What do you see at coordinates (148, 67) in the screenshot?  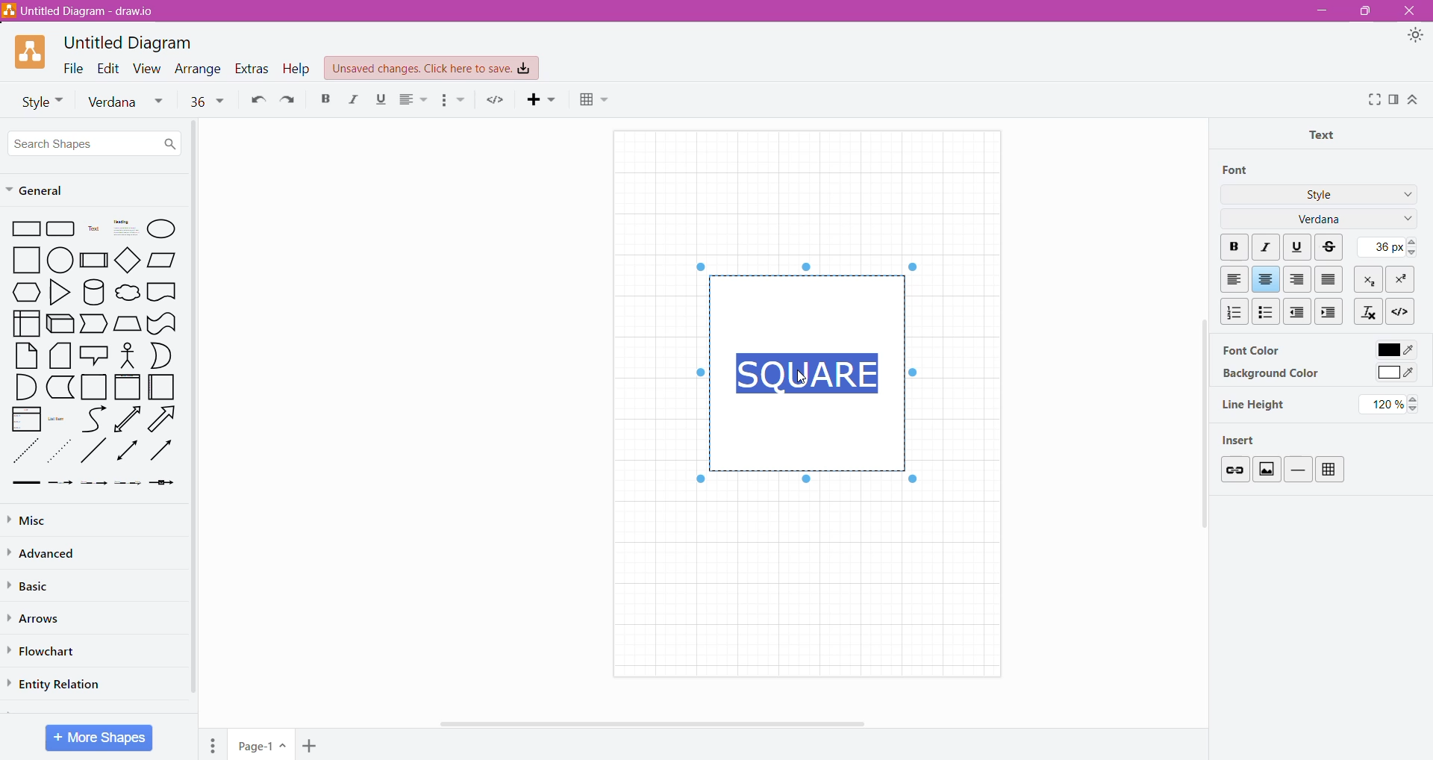 I see `View` at bounding box center [148, 67].